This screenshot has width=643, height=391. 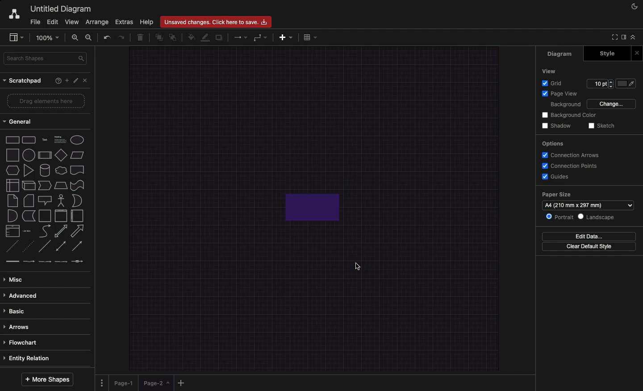 I want to click on Help, so click(x=147, y=22).